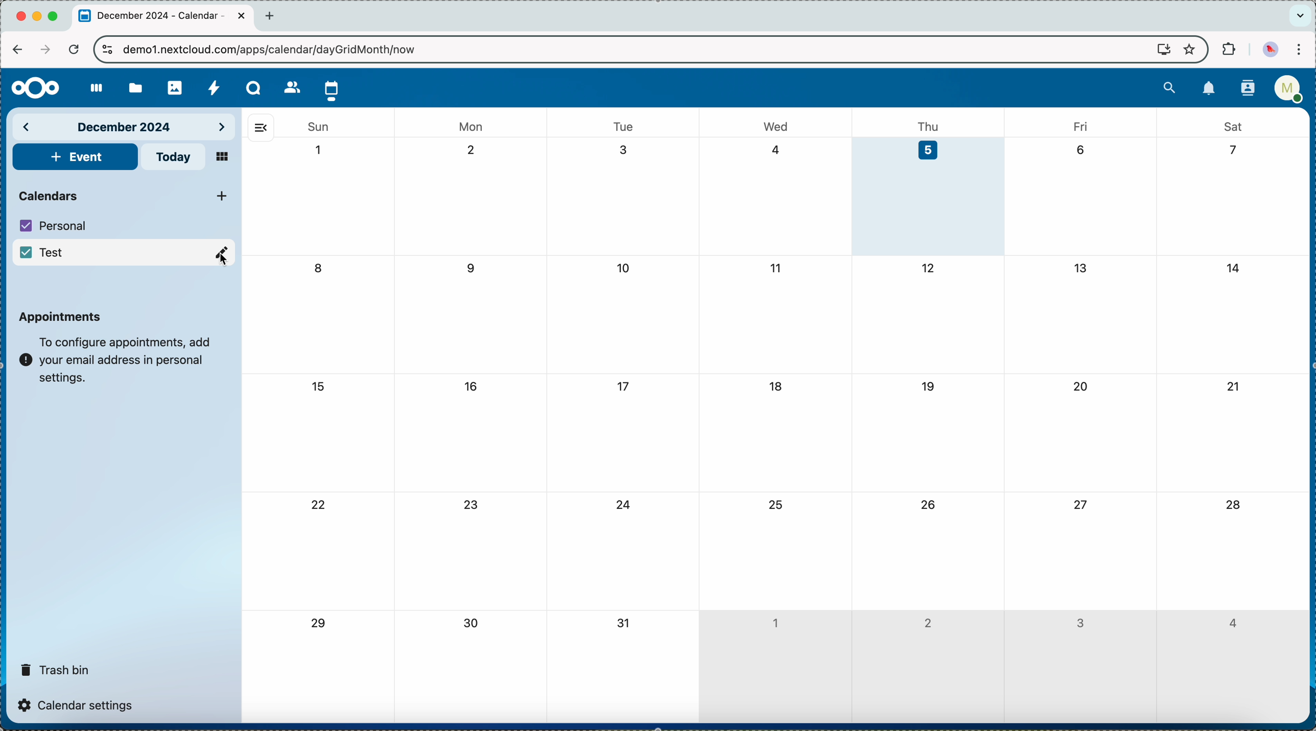 The width and height of the screenshot is (1316, 731). What do you see at coordinates (1169, 86) in the screenshot?
I see `search` at bounding box center [1169, 86].